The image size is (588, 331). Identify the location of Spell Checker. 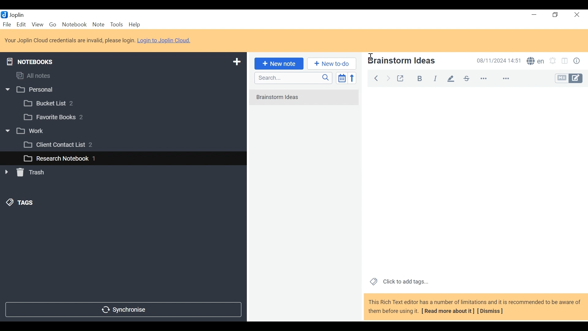
(535, 62).